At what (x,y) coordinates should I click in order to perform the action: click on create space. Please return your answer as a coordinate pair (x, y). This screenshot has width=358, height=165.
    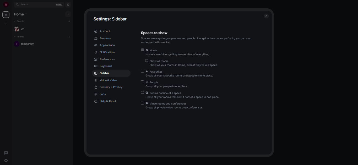
    Looking at the image, I should click on (6, 23).